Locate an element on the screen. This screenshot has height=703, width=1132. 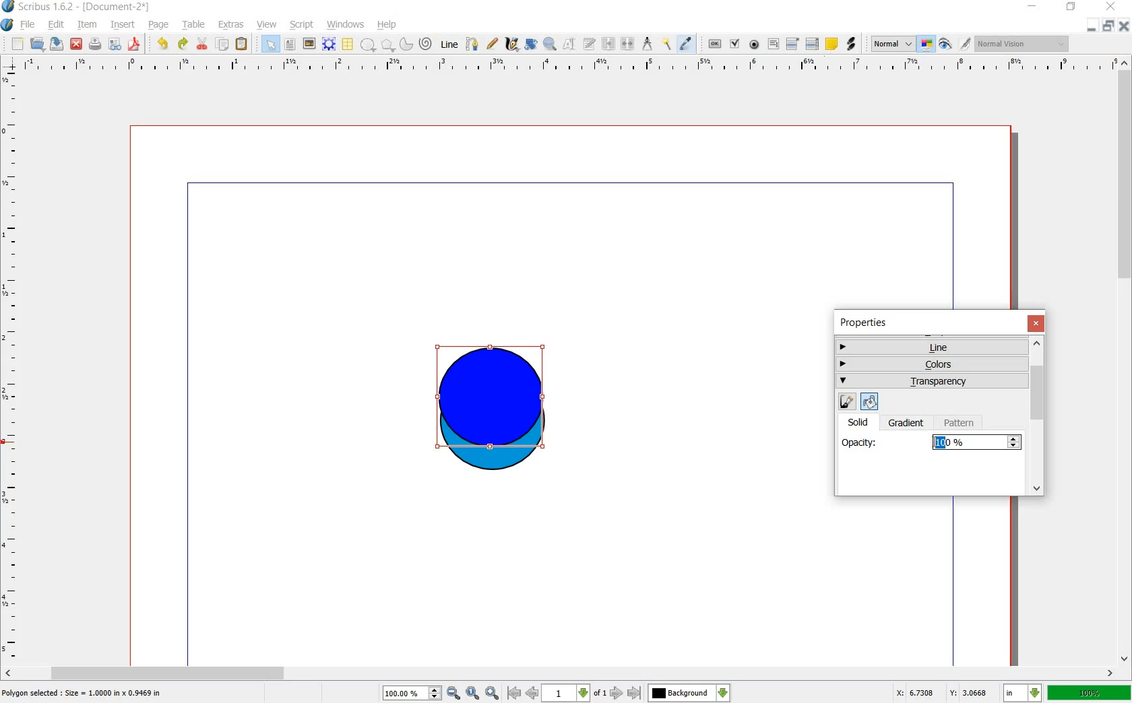
file is located at coordinates (28, 25).